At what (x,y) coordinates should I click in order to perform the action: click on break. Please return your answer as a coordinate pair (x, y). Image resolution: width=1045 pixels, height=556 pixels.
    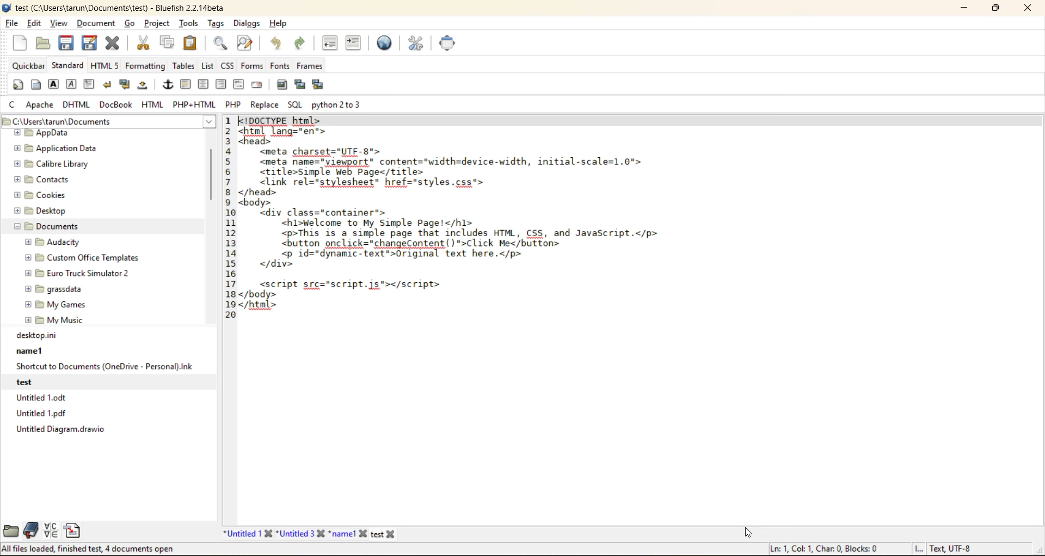
    Looking at the image, I should click on (108, 85).